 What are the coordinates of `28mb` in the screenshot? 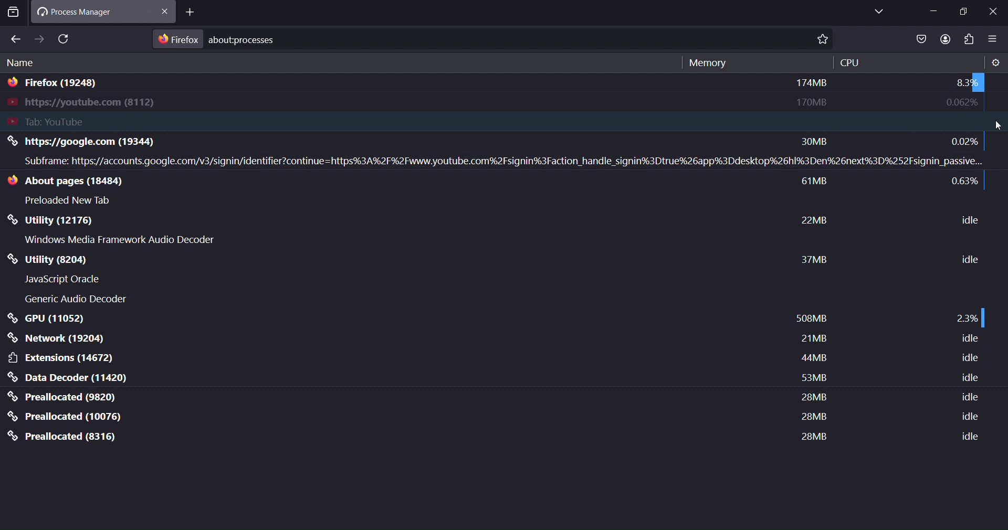 It's located at (812, 436).